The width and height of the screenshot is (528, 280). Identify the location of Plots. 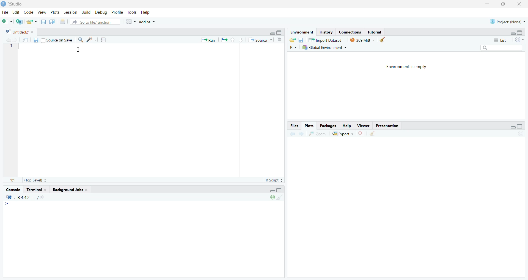
(308, 124).